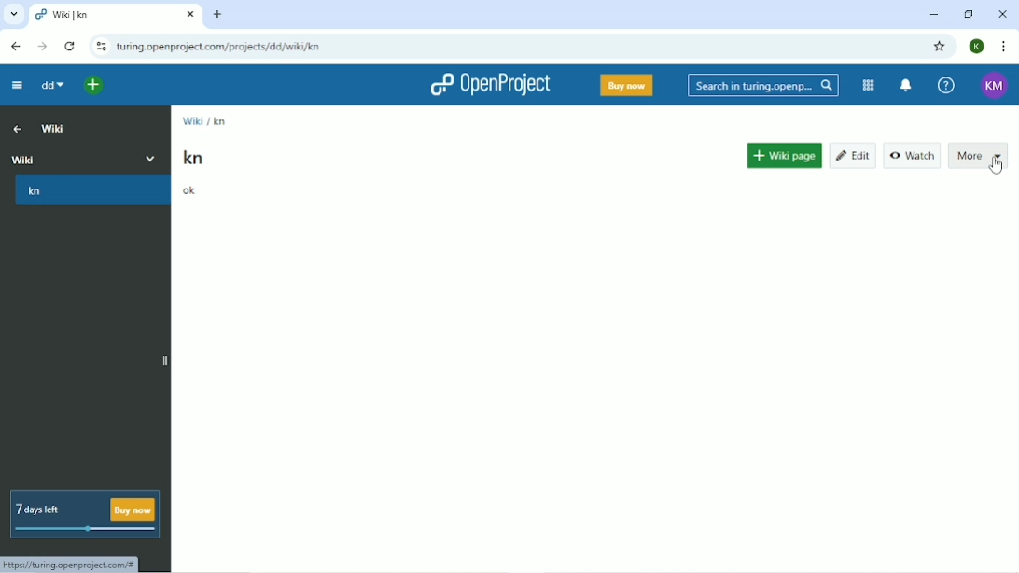 This screenshot has height=573, width=1019. Describe the element at coordinates (763, 86) in the screenshot. I see `Search` at that location.